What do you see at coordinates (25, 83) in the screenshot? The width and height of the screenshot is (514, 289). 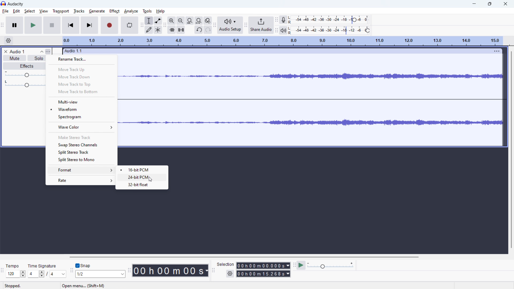 I see `pan: center` at bounding box center [25, 83].